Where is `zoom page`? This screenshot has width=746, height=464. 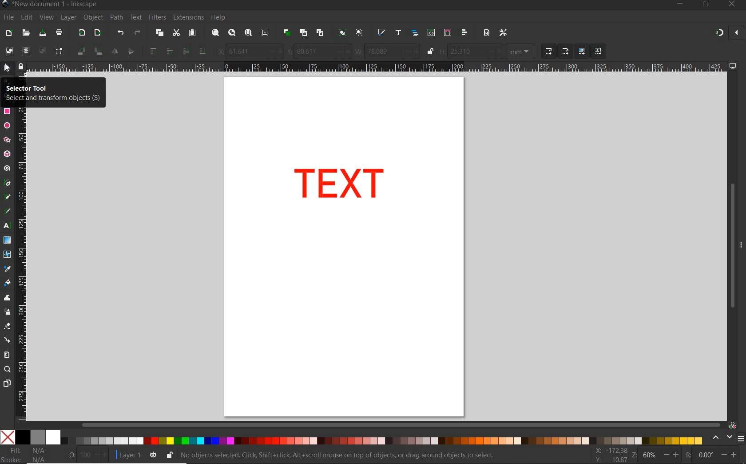
zoom page is located at coordinates (248, 32).